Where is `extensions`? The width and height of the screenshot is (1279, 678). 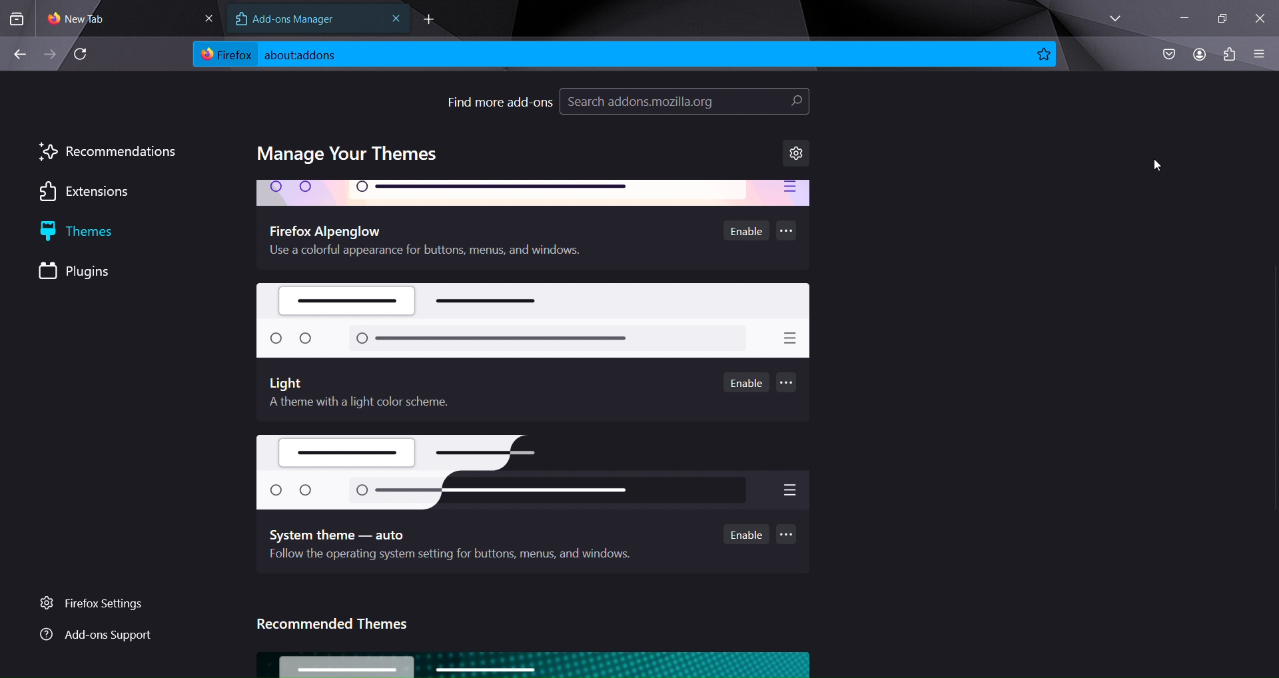
extensions is located at coordinates (1228, 53).